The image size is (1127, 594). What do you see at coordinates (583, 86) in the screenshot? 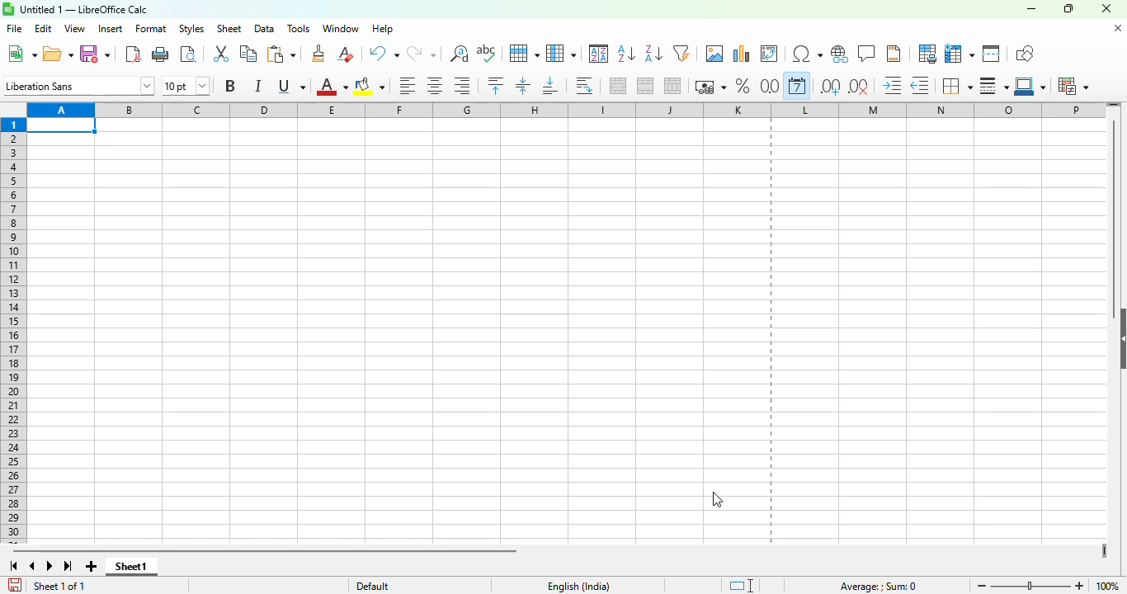
I see `wrap text` at bounding box center [583, 86].